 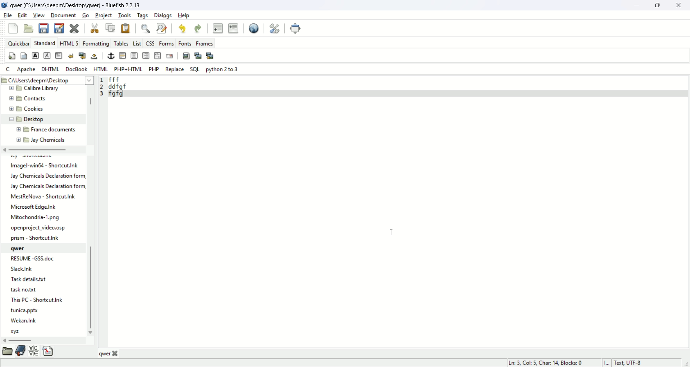 What do you see at coordinates (44, 197) in the screenshot?
I see `file` at bounding box center [44, 197].